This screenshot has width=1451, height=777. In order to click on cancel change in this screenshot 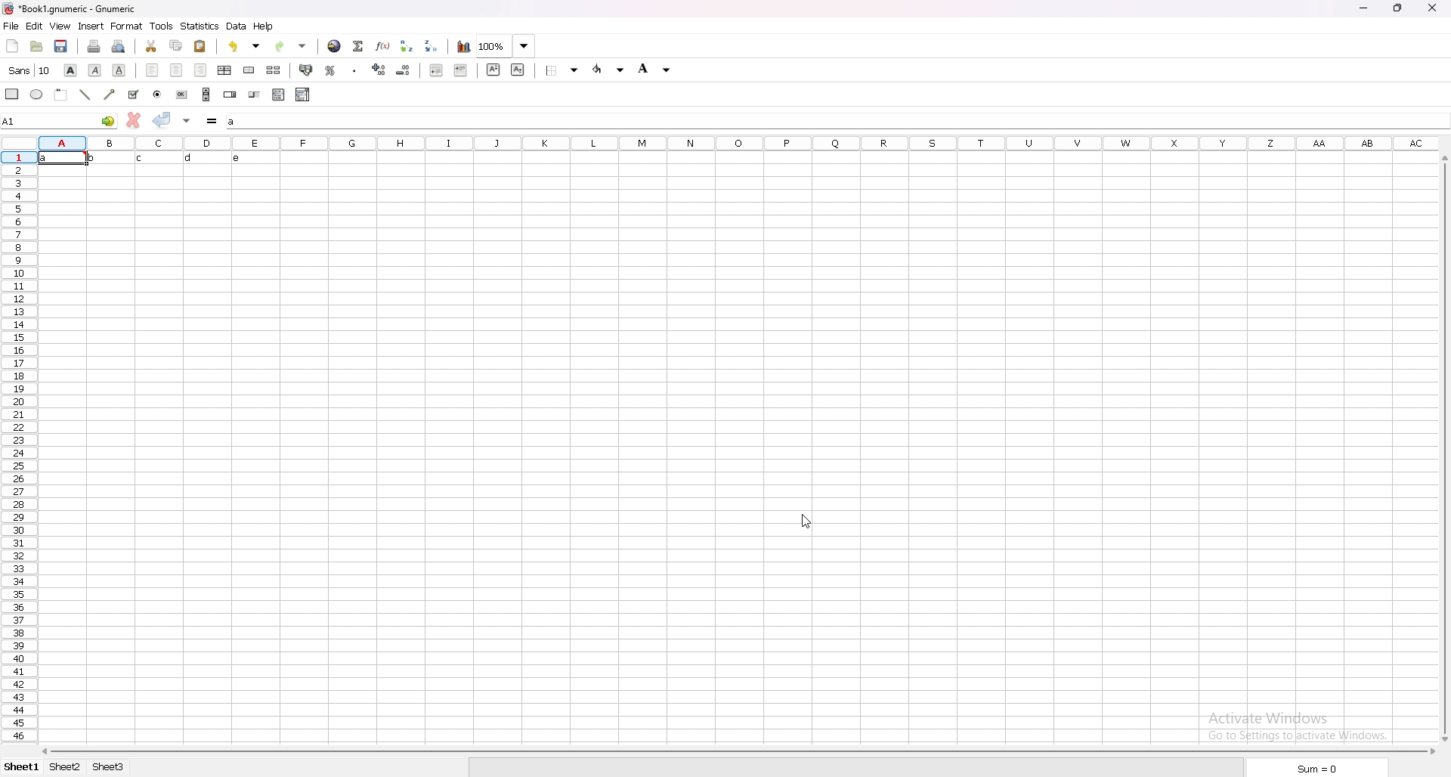, I will do `click(134, 119)`.